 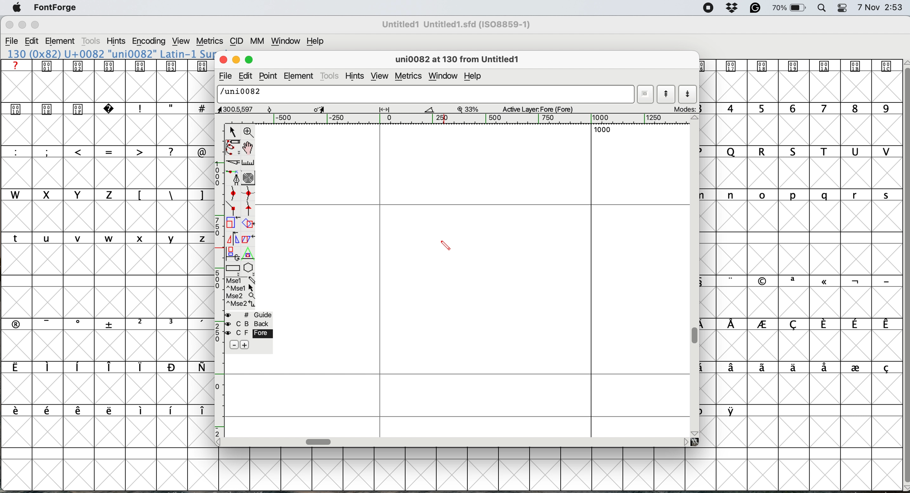 What do you see at coordinates (229, 152) in the screenshot?
I see `uppercase letters` at bounding box center [229, 152].